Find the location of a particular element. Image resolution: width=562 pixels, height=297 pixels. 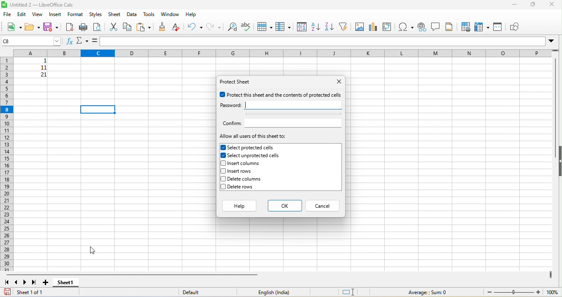

comments is located at coordinates (436, 26).